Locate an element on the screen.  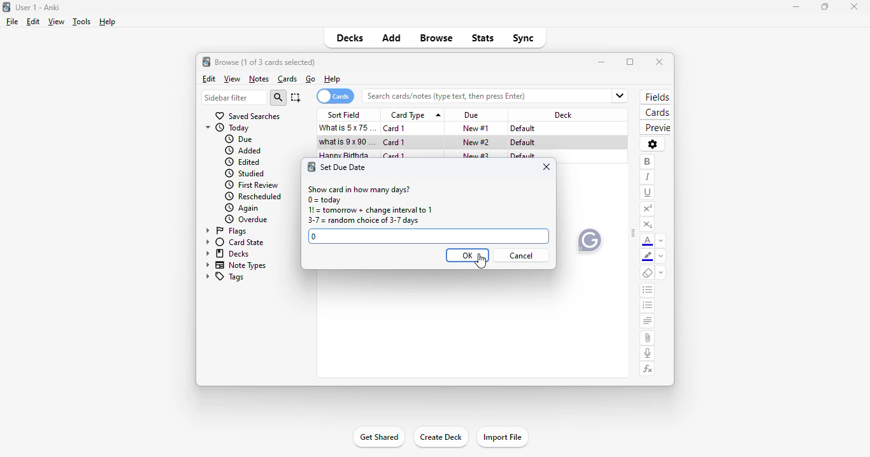
edit is located at coordinates (210, 79).